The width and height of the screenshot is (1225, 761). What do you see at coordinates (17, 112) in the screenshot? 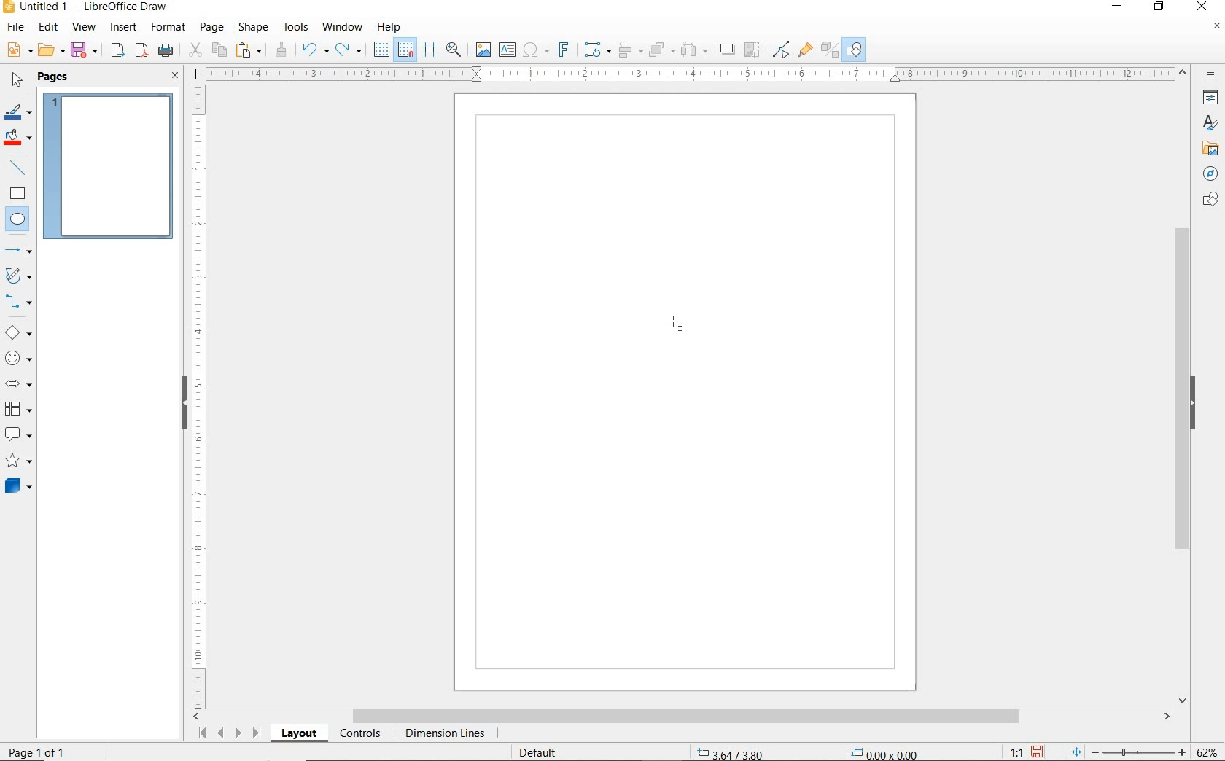
I see `LINE COLOR` at bounding box center [17, 112].